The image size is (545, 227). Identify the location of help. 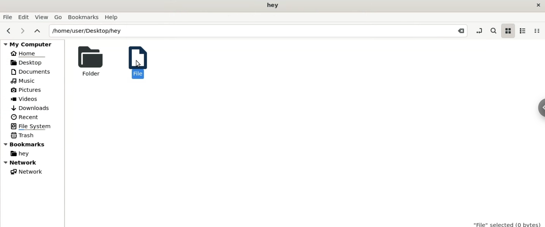
(113, 18).